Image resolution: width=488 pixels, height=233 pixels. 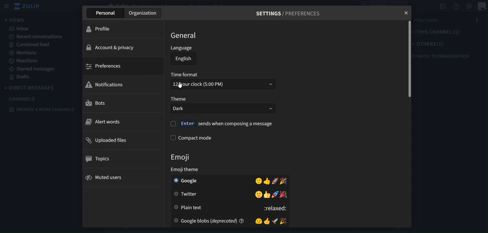 I want to click on zulip, so click(x=28, y=6).